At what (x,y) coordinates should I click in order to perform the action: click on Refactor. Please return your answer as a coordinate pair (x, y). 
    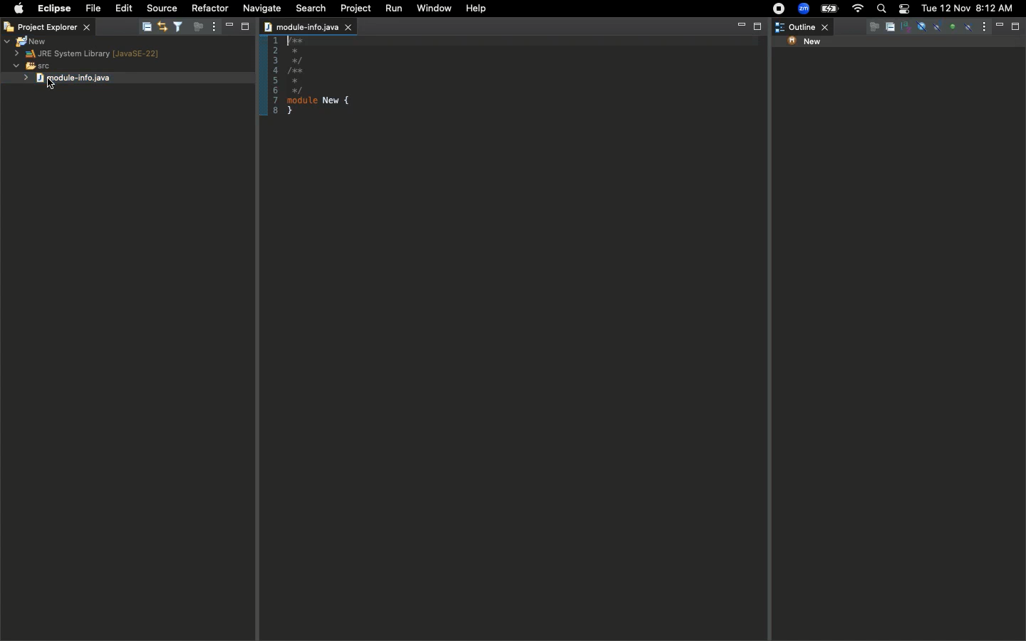
    Looking at the image, I should click on (210, 8).